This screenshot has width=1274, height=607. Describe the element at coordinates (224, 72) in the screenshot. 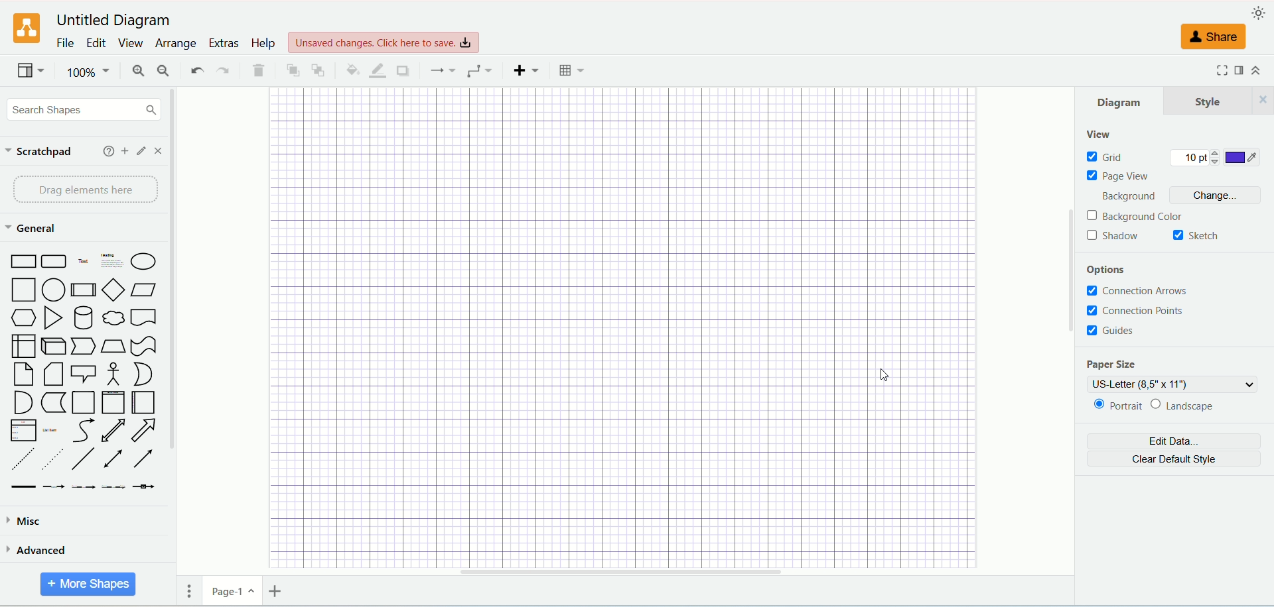

I see `redo` at that location.